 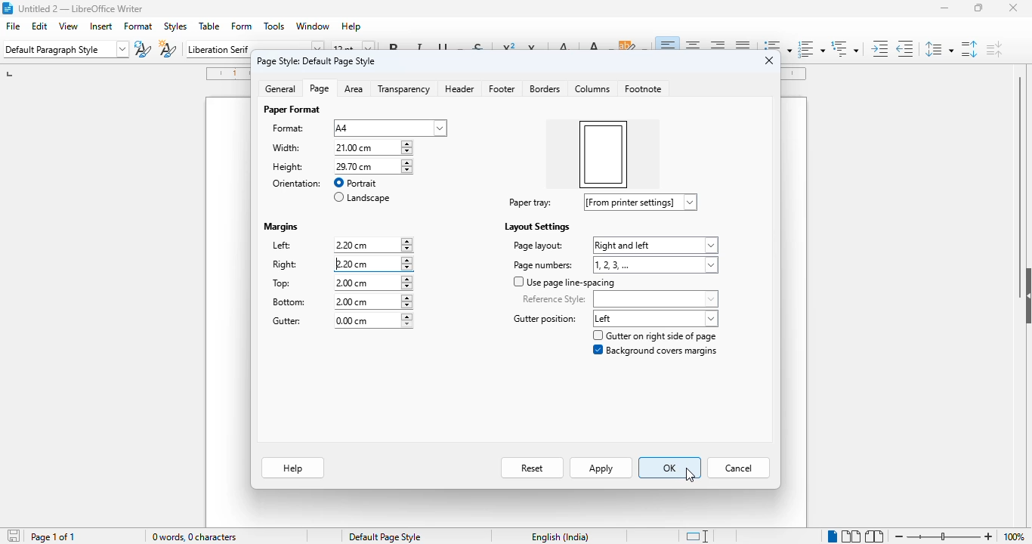 I want to click on insert, so click(x=101, y=26).